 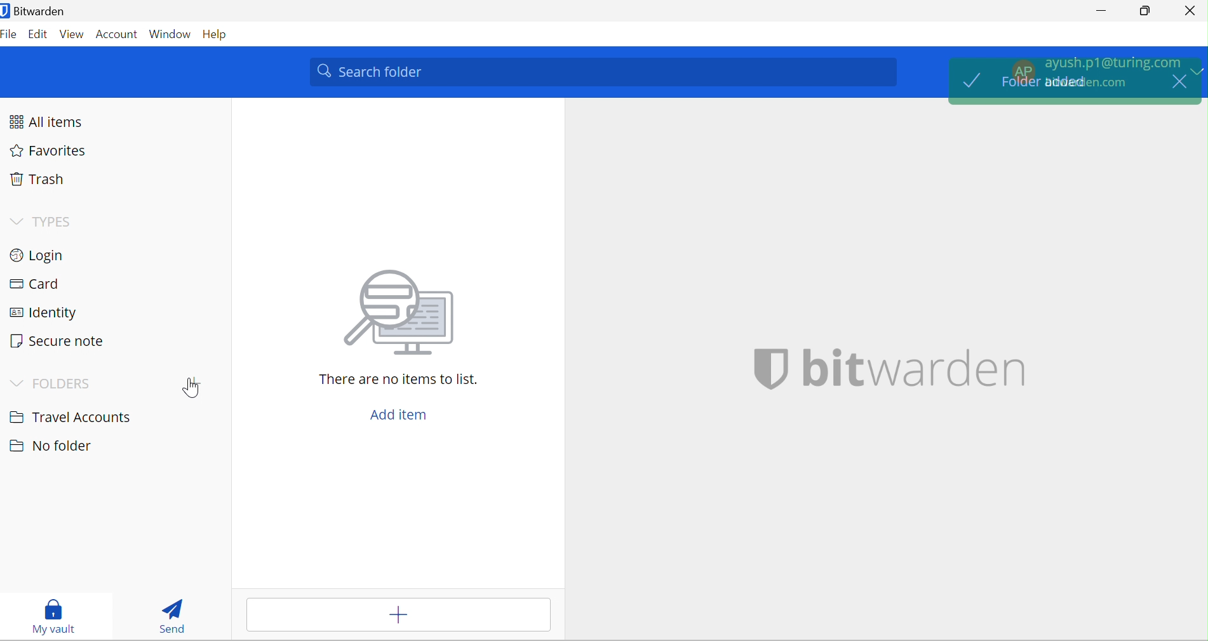 What do you see at coordinates (55, 616) in the screenshot?
I see `My Vault` at bounding box center [55, 616].